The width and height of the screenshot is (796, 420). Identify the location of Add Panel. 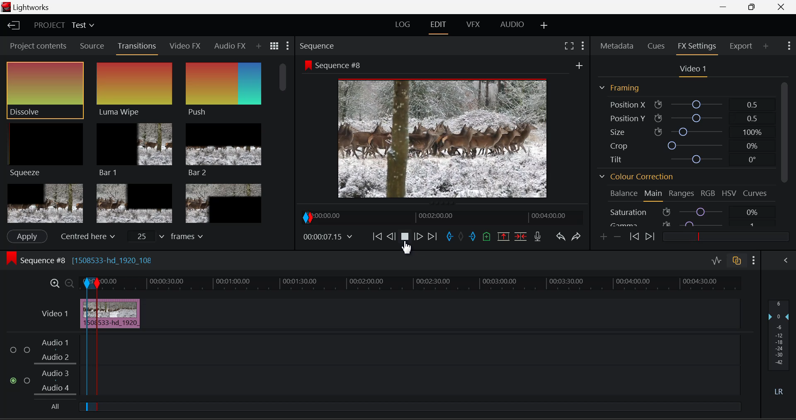
(766, 46).